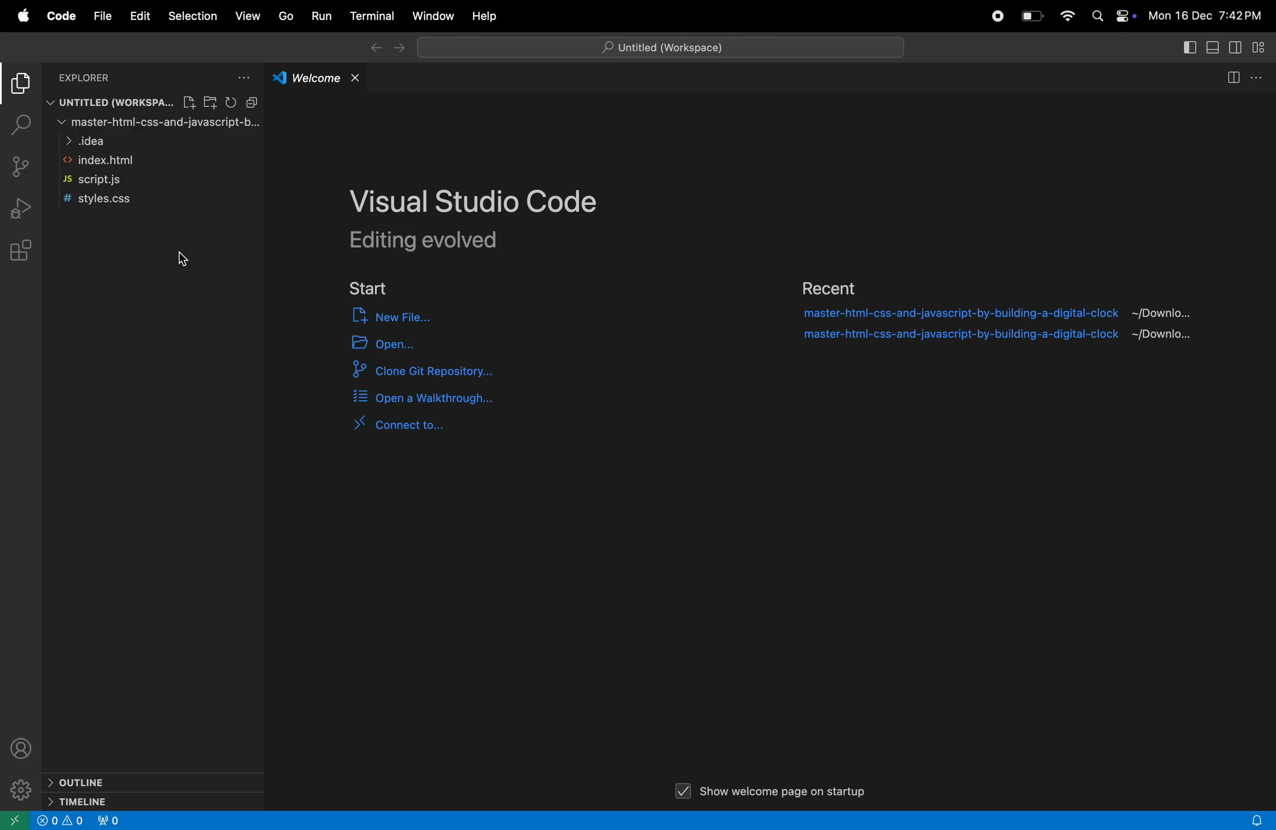 The width and height of the screenshot is (1276, 830). What do you see at coordinates (20, 248) in the screenshot?
I see `extensions` at bounding box center [20, 248].